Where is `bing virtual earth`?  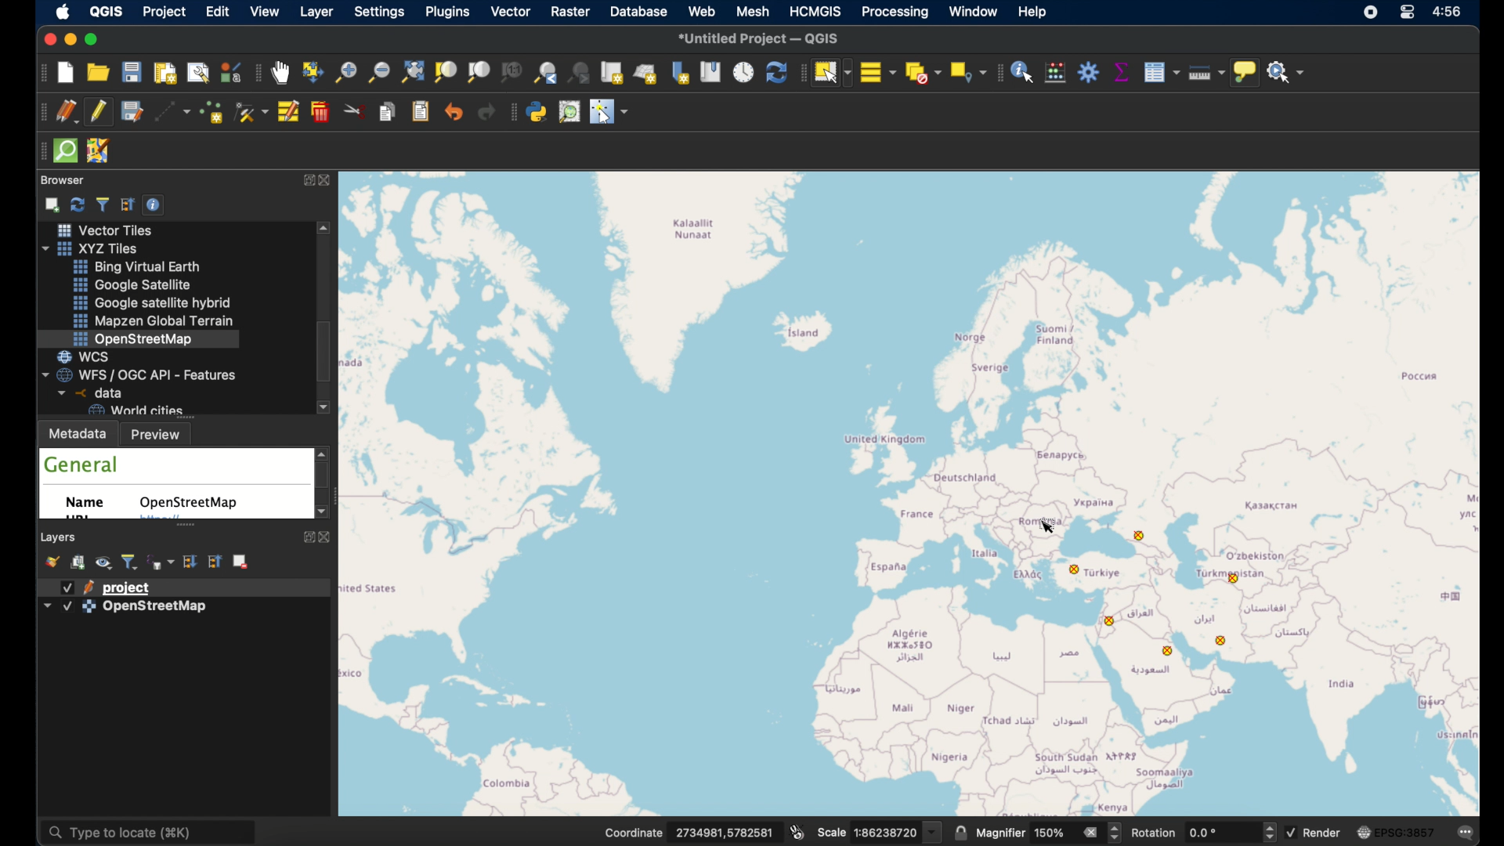 bing virtual earth is located at coordinates (140, 267).